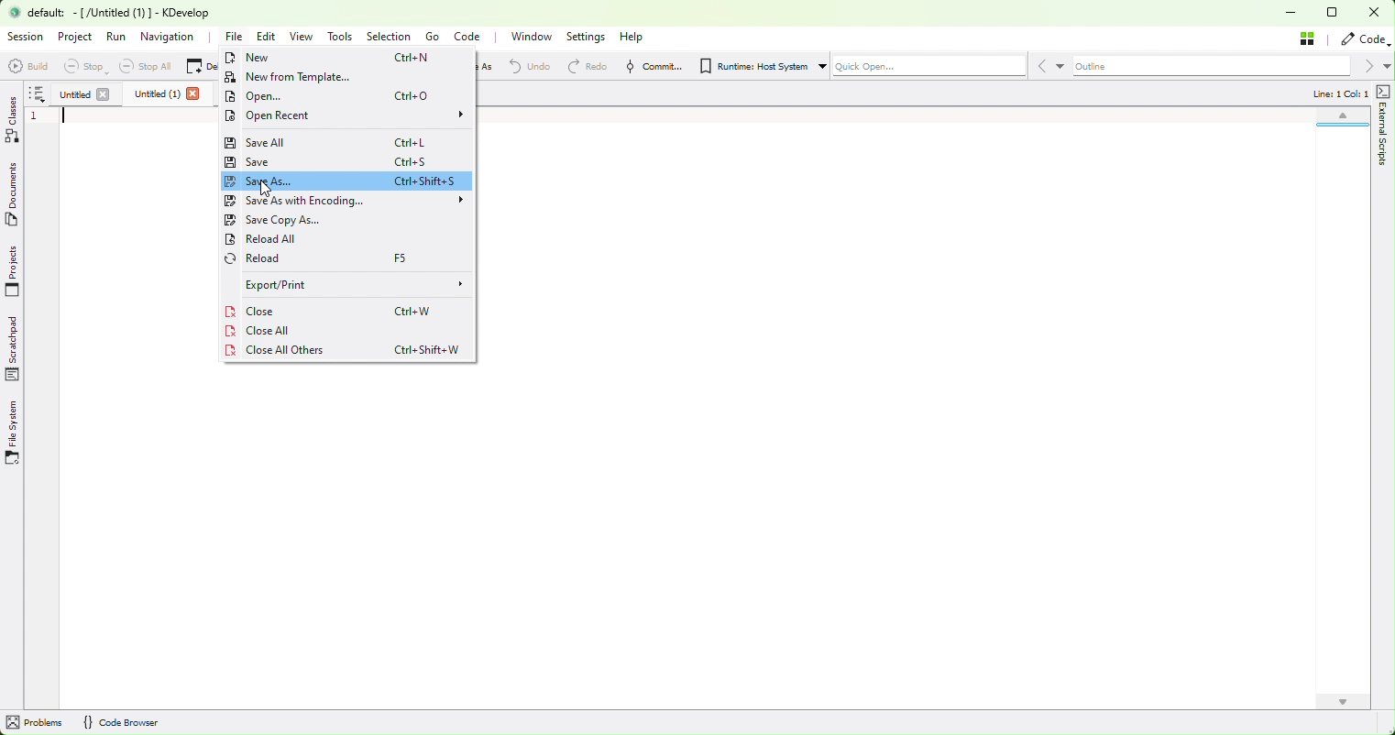 This screenshot has width=1395, height=735. What do you see at coordinates (583, 66) in the screenshot?
I see `Redo` at bounding box center [583, 66].